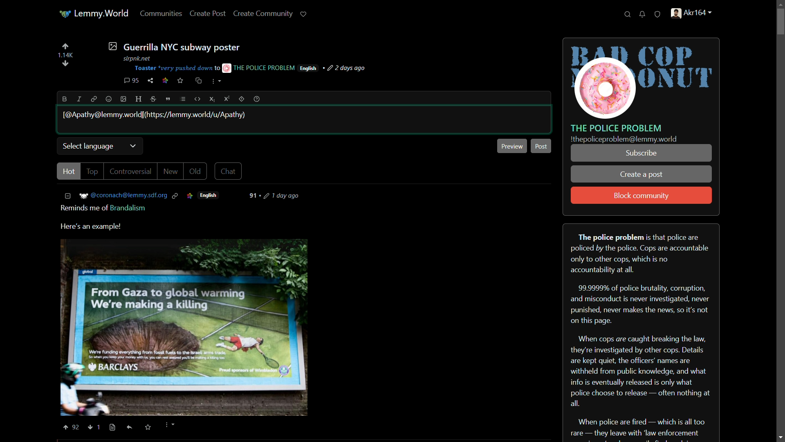 The height and width of the screenshot is (442, 785). I want to click on code, so click(198, 99).